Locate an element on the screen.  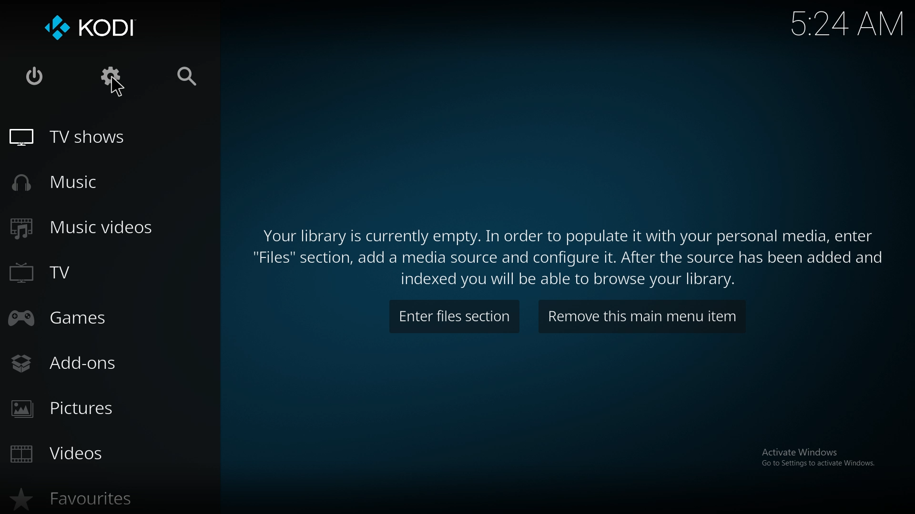
favourites is located at coordinates (82, 499).